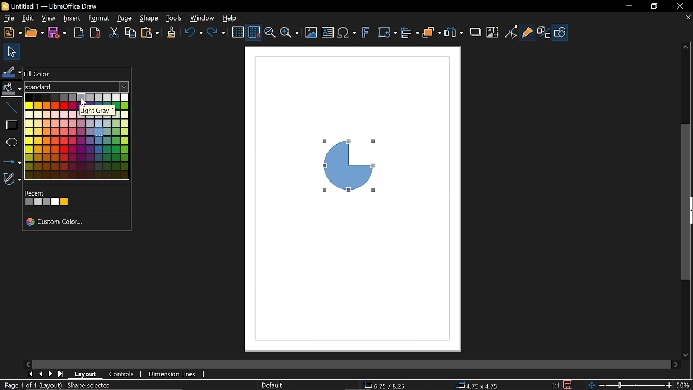 The height and width of the screenshot is (390, 693). Describe the element at coordinates (231, 18) in the screenshot. I see `help` at that location.